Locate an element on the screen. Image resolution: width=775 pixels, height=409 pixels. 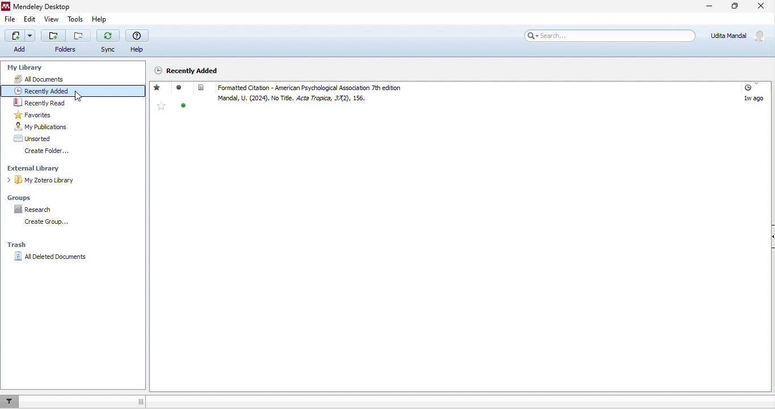
tools is located at coordinates (76, 19).